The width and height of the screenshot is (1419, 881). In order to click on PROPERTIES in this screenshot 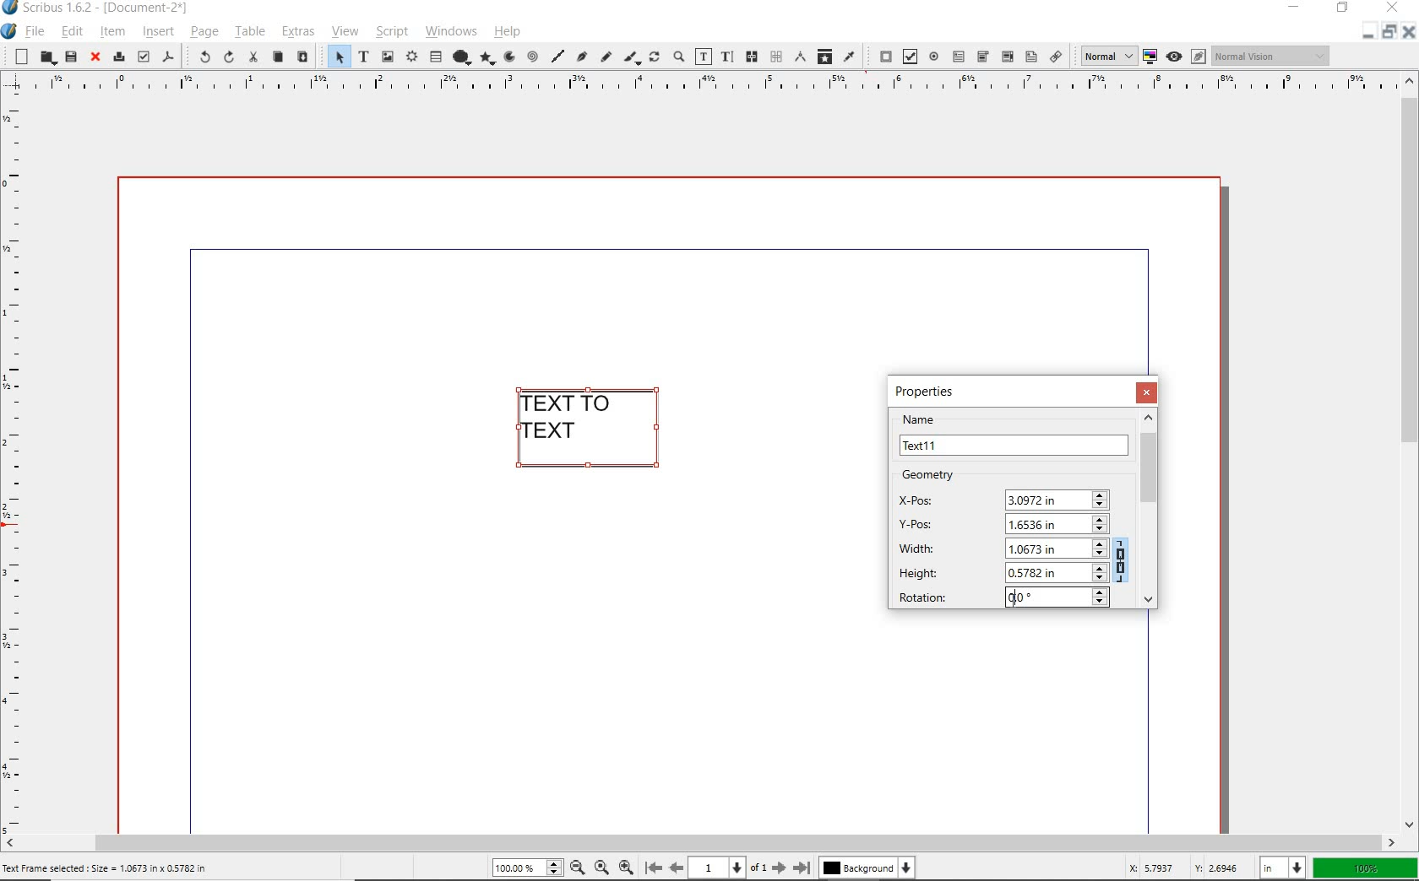, I will do `click(928, 391)`.